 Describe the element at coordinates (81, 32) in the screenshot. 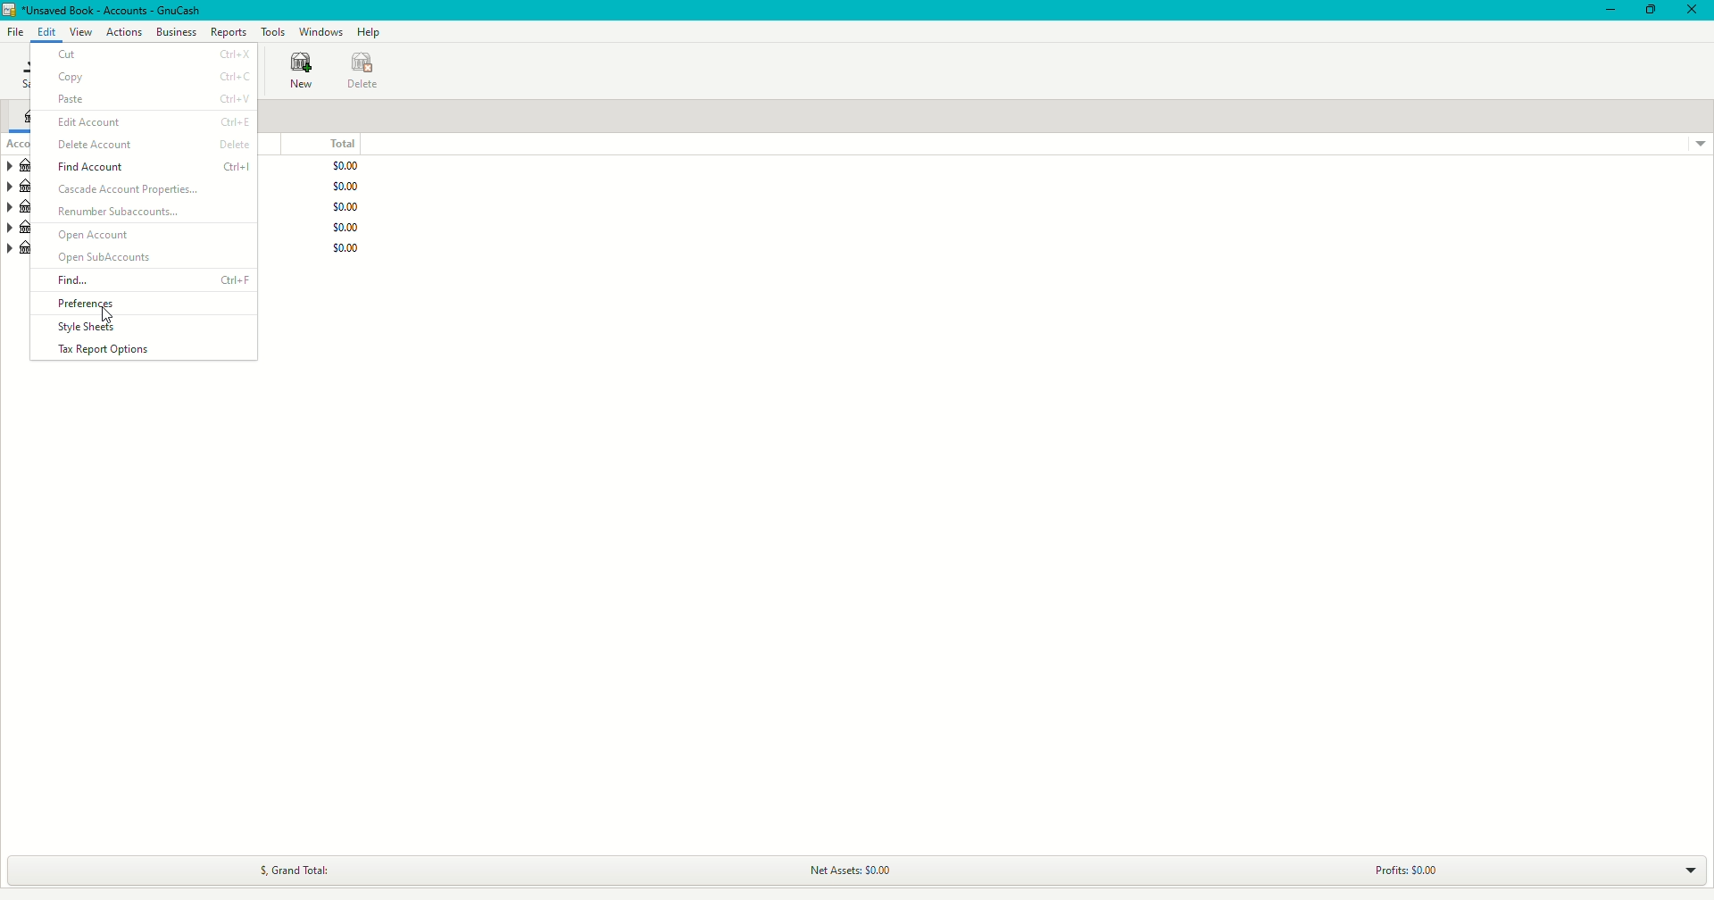

I see `View` at that location.